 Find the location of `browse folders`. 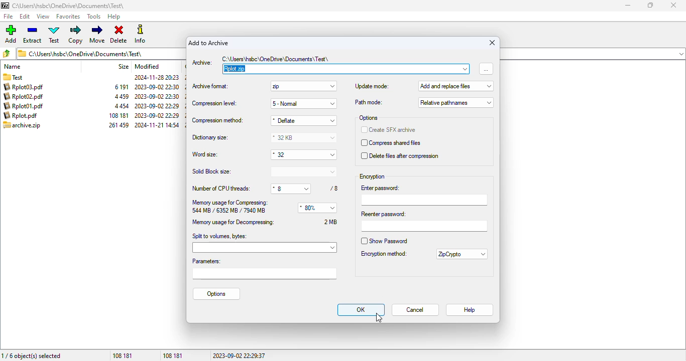

browse folders is located at coordinates (7, 53).